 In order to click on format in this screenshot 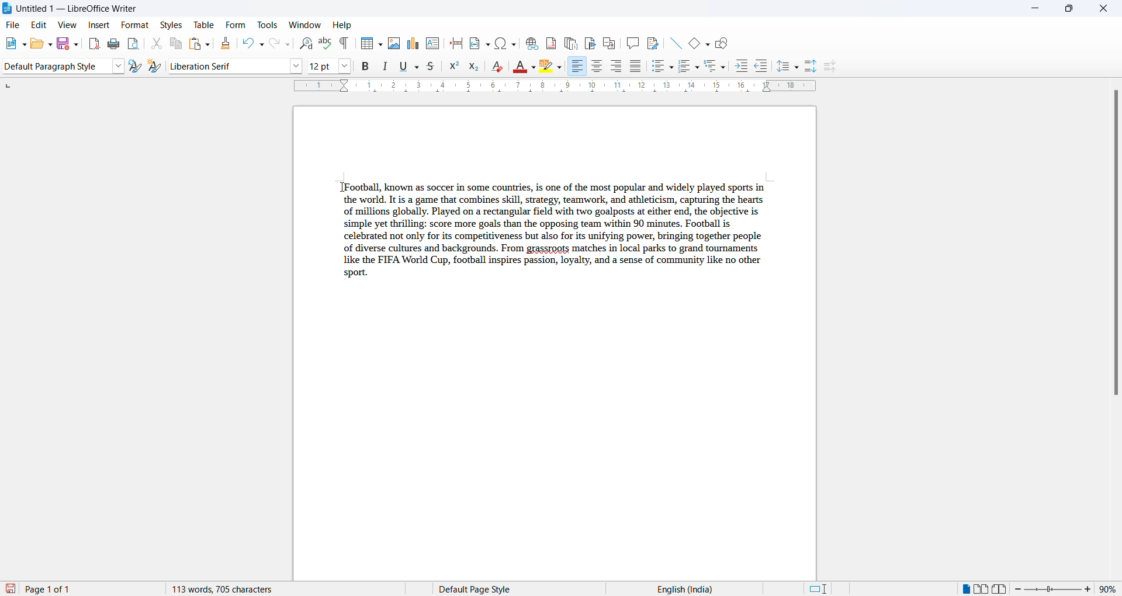, I will do `click(134, 26)`.